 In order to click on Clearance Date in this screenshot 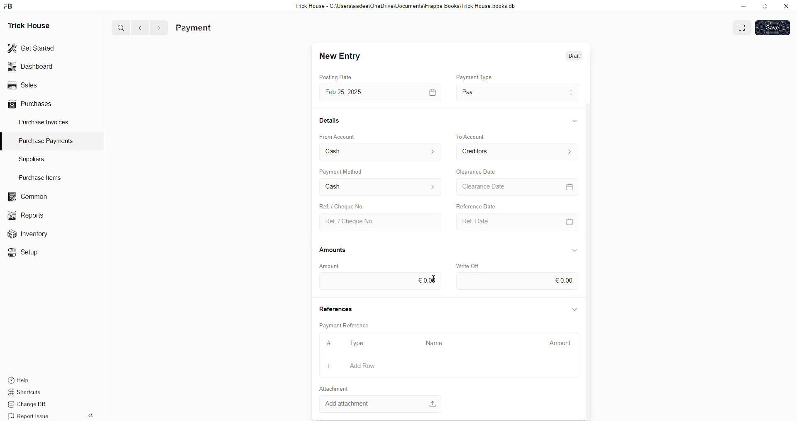, I will do `click(483, 172)`.